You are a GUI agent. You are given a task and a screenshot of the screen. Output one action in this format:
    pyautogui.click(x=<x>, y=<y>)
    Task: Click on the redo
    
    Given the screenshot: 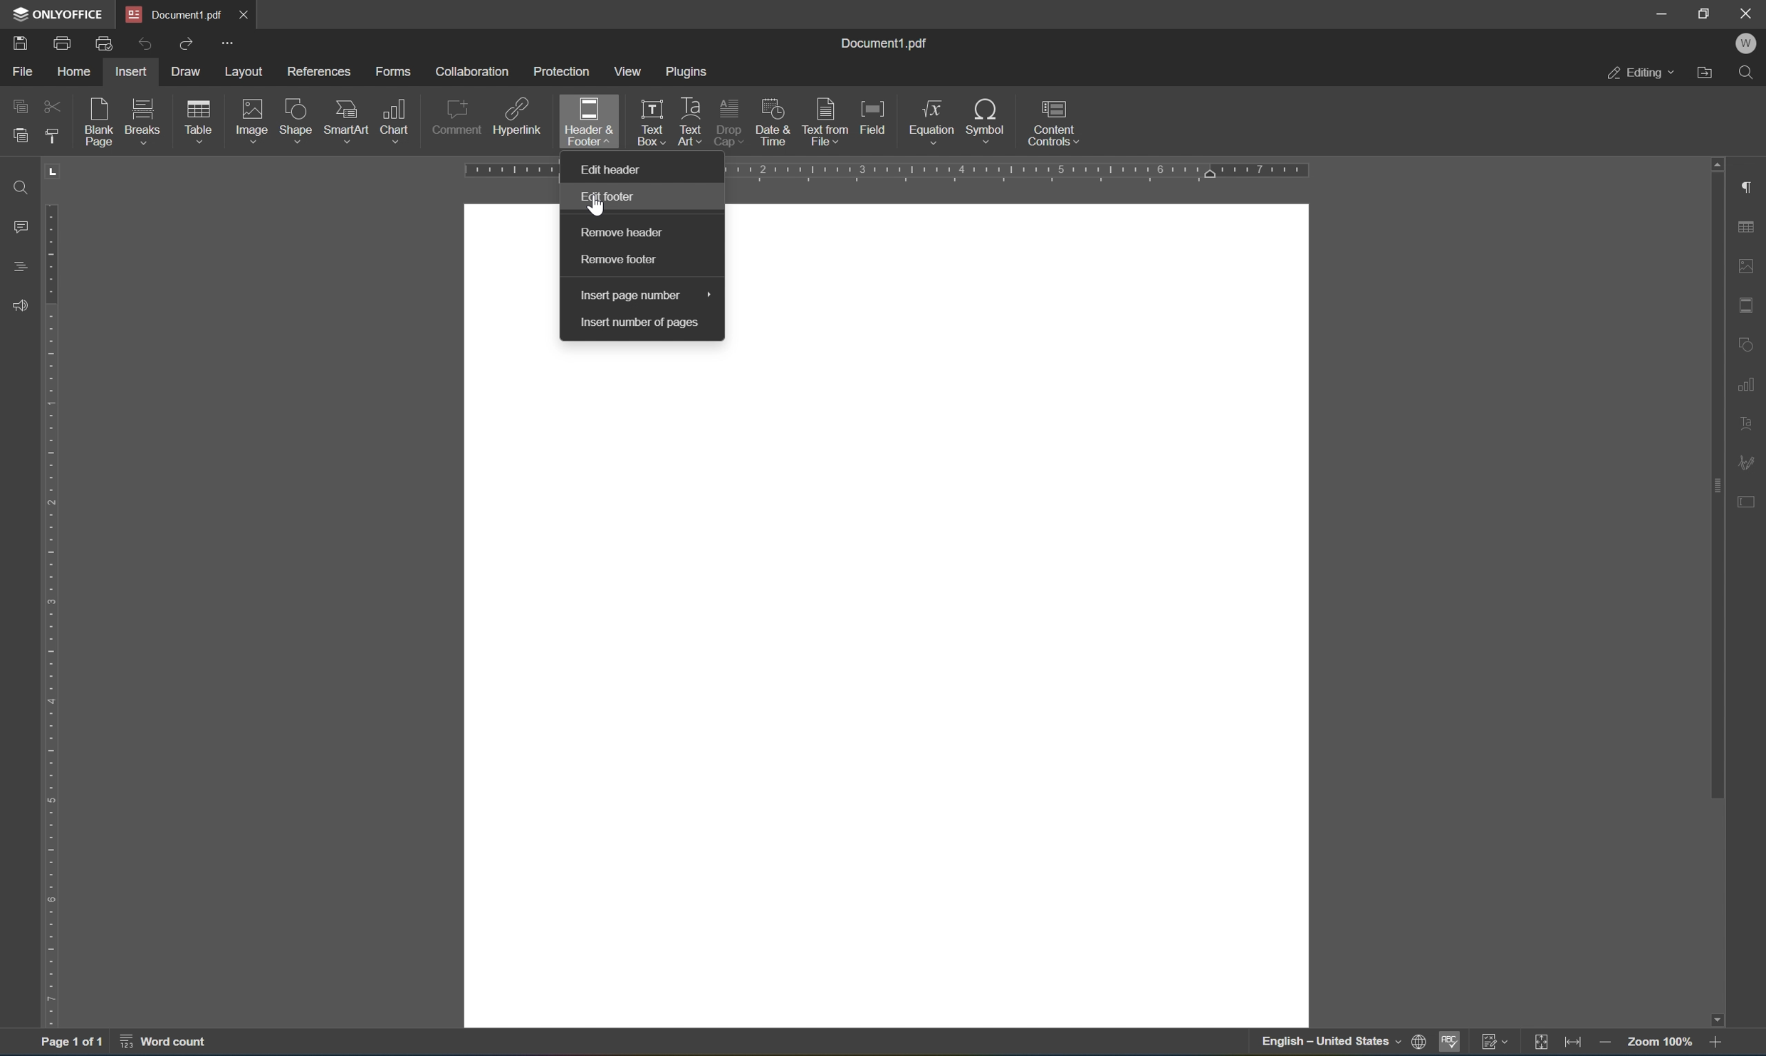 What is the action you would take?
    pyautogui.click(x=188, y=47)
    